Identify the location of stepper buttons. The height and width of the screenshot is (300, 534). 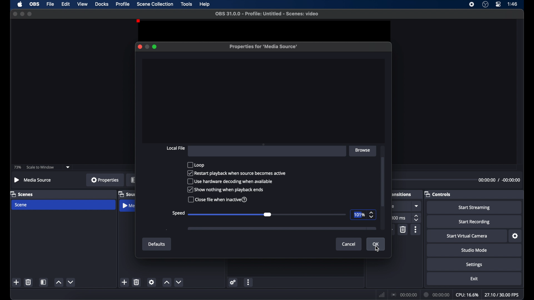
(417, 218).